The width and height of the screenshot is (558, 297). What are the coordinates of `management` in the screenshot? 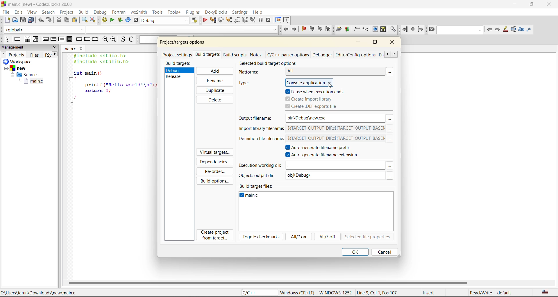 It's located at (19, 47).